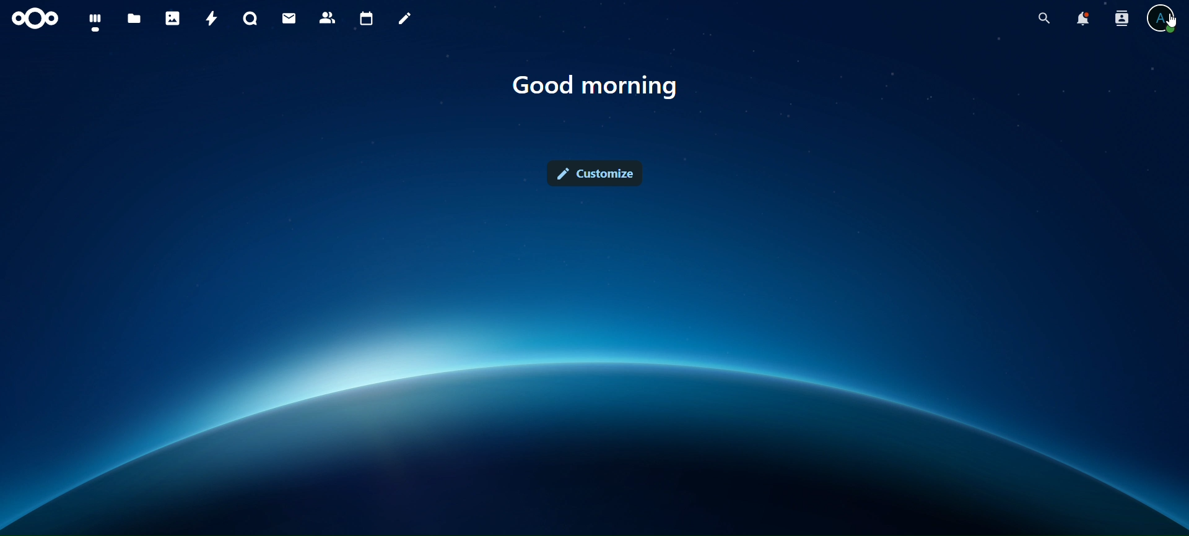 Image resolution: width=1189 pixels, height=536 pixels. I want to click on contact, so click(328, 17).